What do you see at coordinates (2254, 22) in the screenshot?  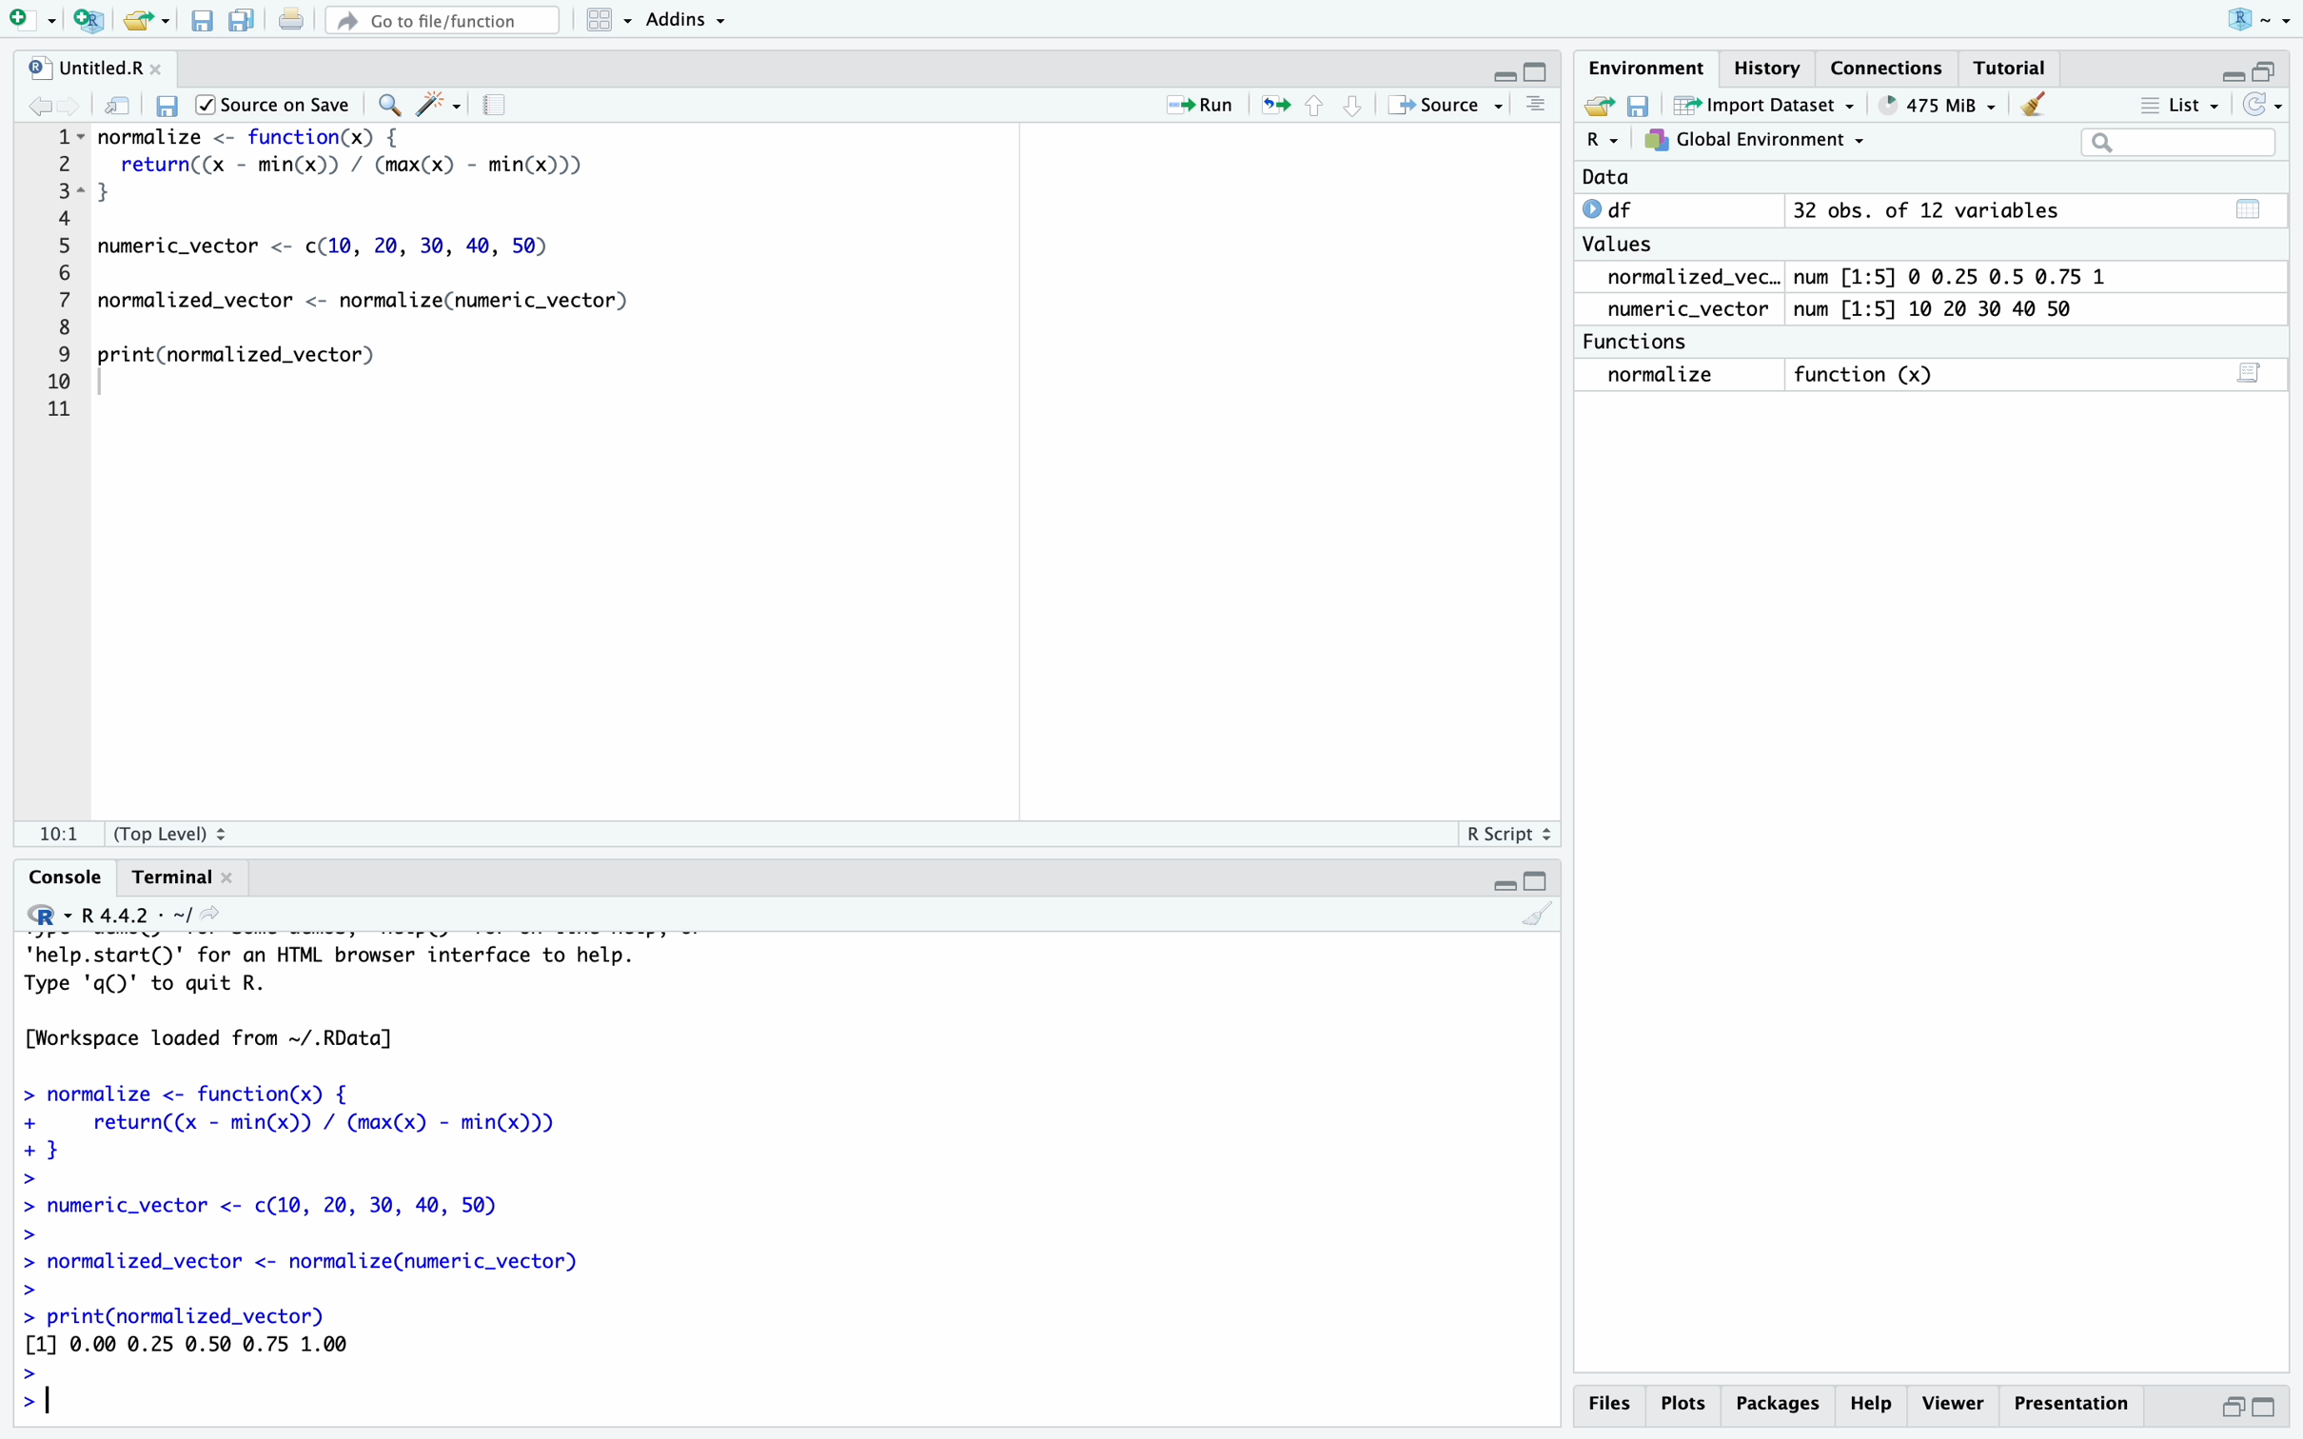 I see `R ~` at bounding box center [2254, 22].